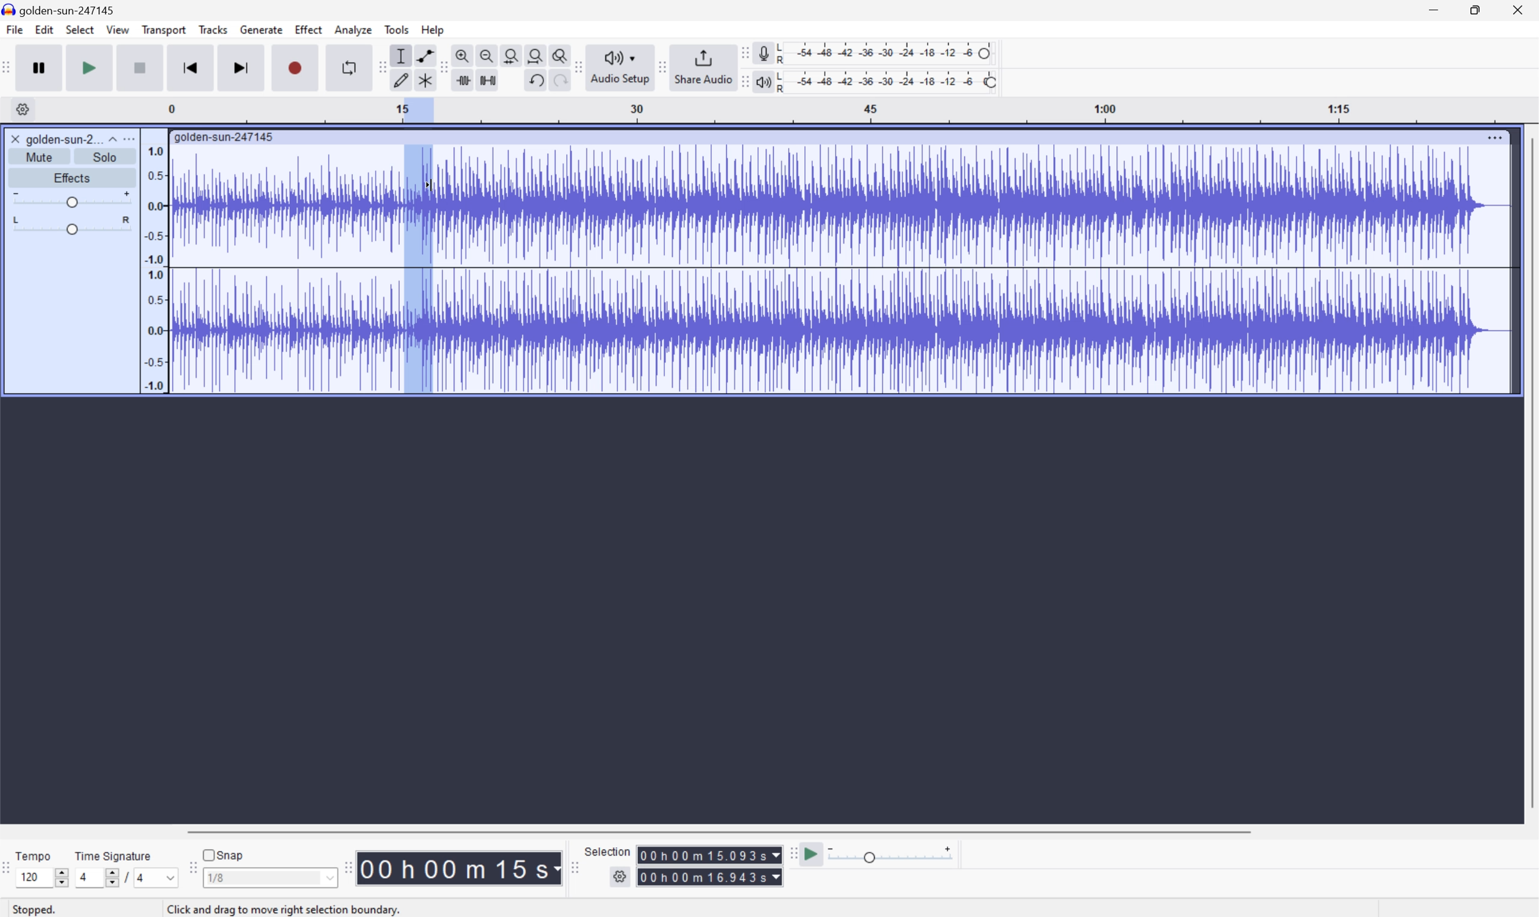 The height and width of the screenshot is (917, 1539). I want to click on Close, so click(1521, 9).